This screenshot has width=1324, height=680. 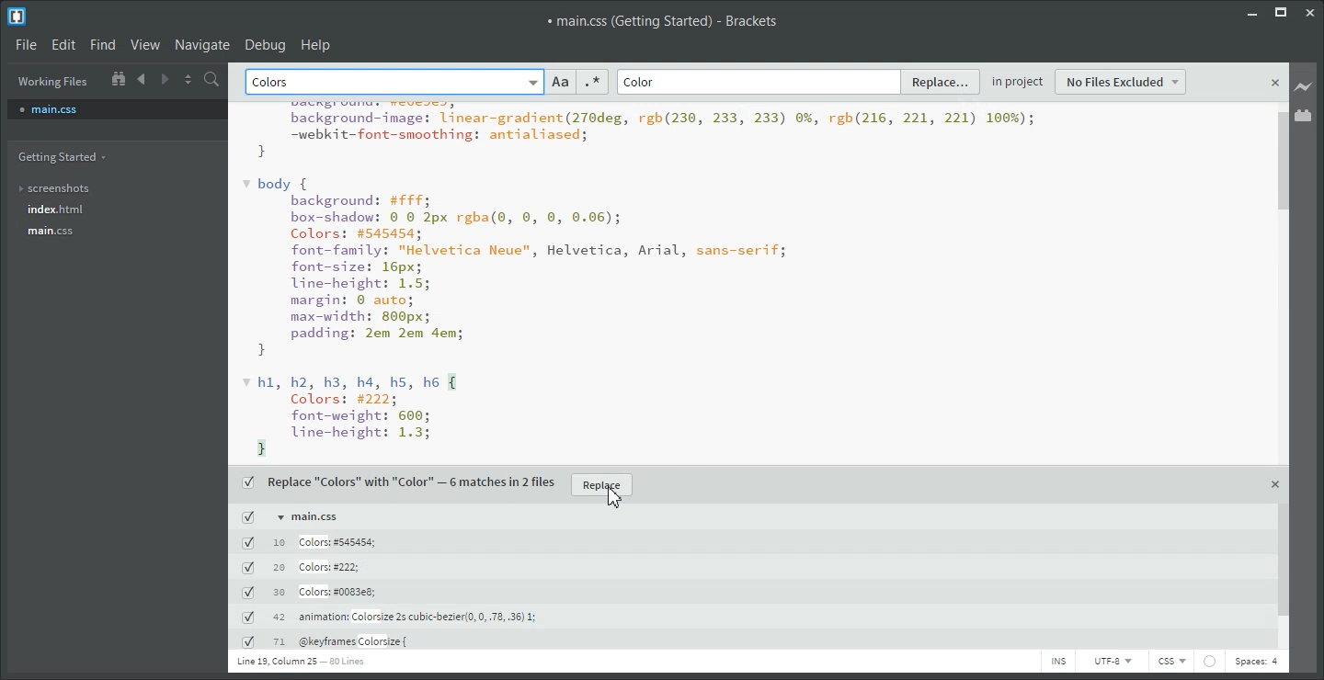 I want to click on main.css (Getting Started) - Brackets, so click(x=665, y=20).